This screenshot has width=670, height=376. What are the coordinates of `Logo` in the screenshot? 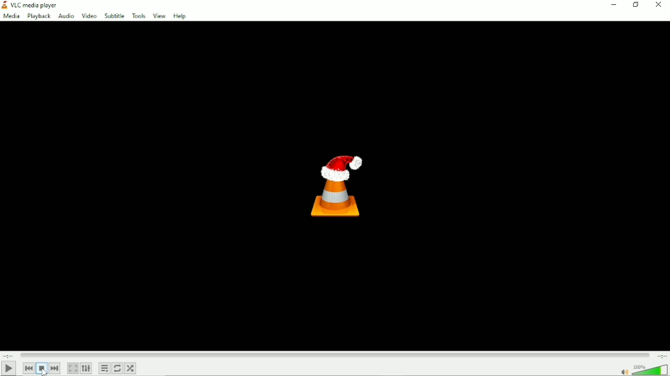 It's located at (337, 187).